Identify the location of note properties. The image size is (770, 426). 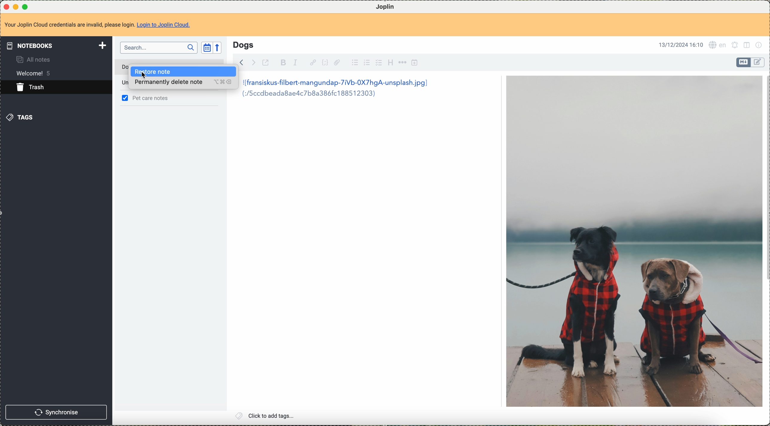
(760, 45).